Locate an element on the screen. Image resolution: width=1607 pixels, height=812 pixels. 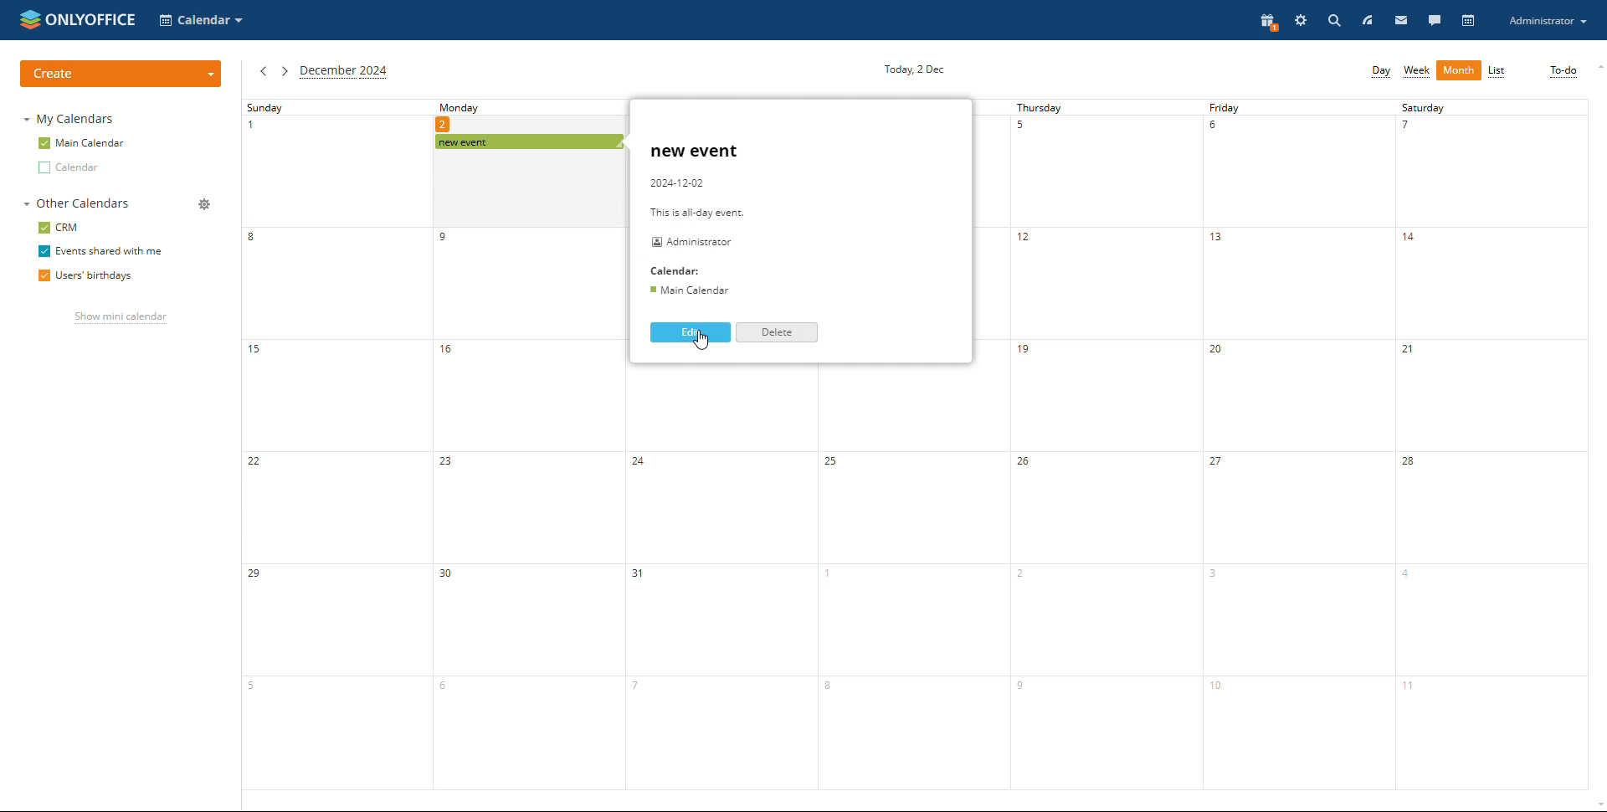
main calendar is located at coordinates (80, 143).